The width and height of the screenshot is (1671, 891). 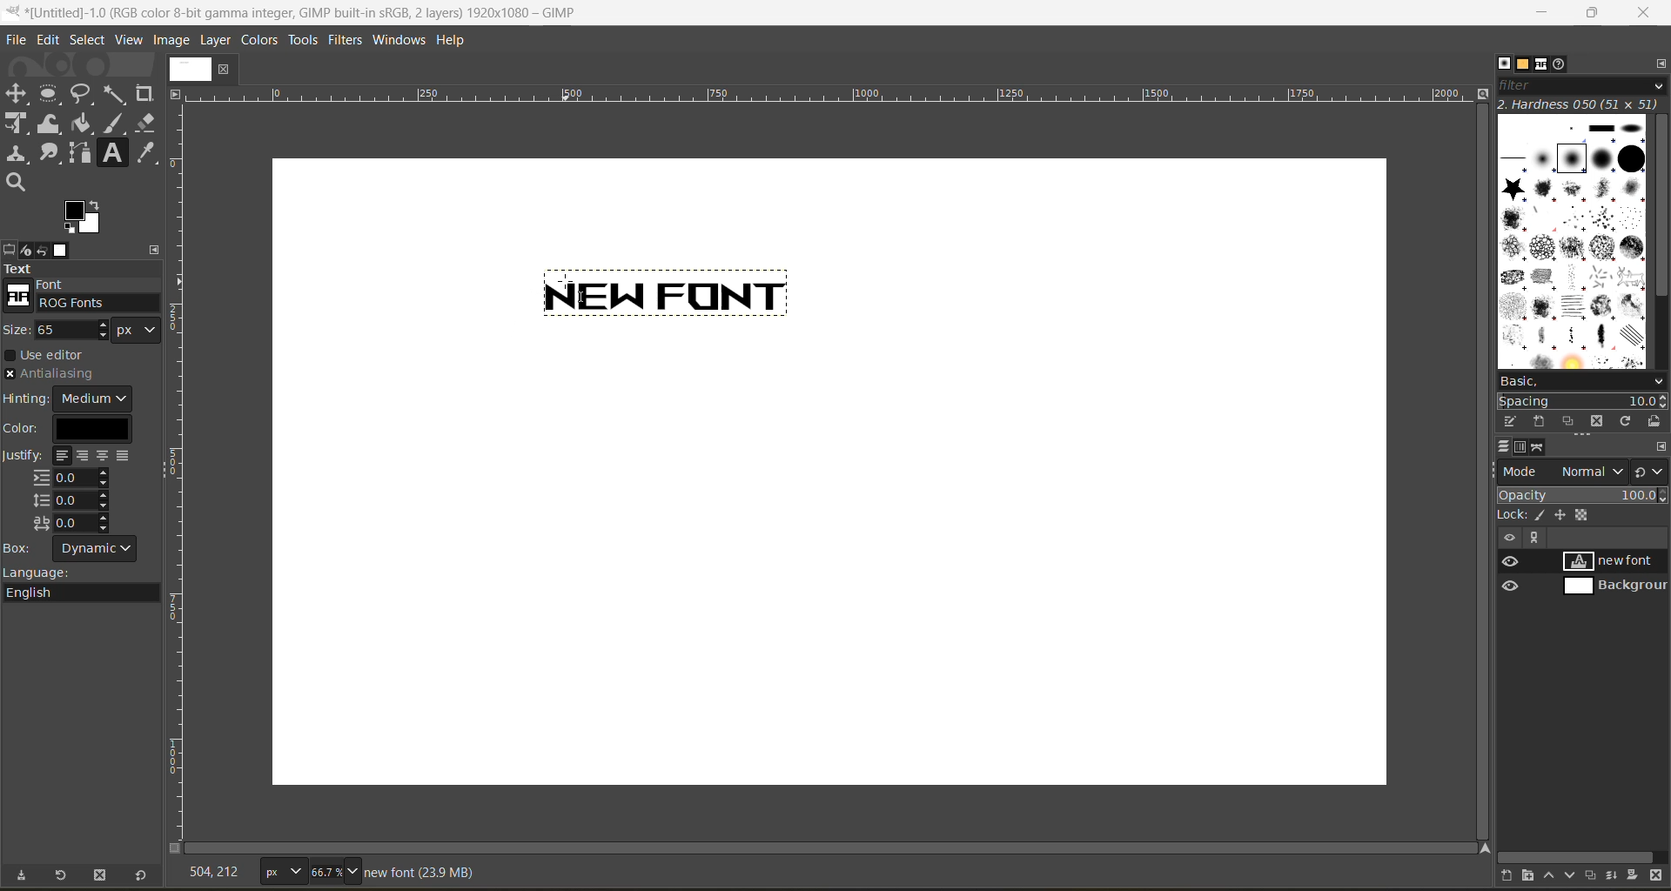 What do you see at coordinates (1615, 560) in the screenshot?
I see `new font` at bounding box center [1615, 560].